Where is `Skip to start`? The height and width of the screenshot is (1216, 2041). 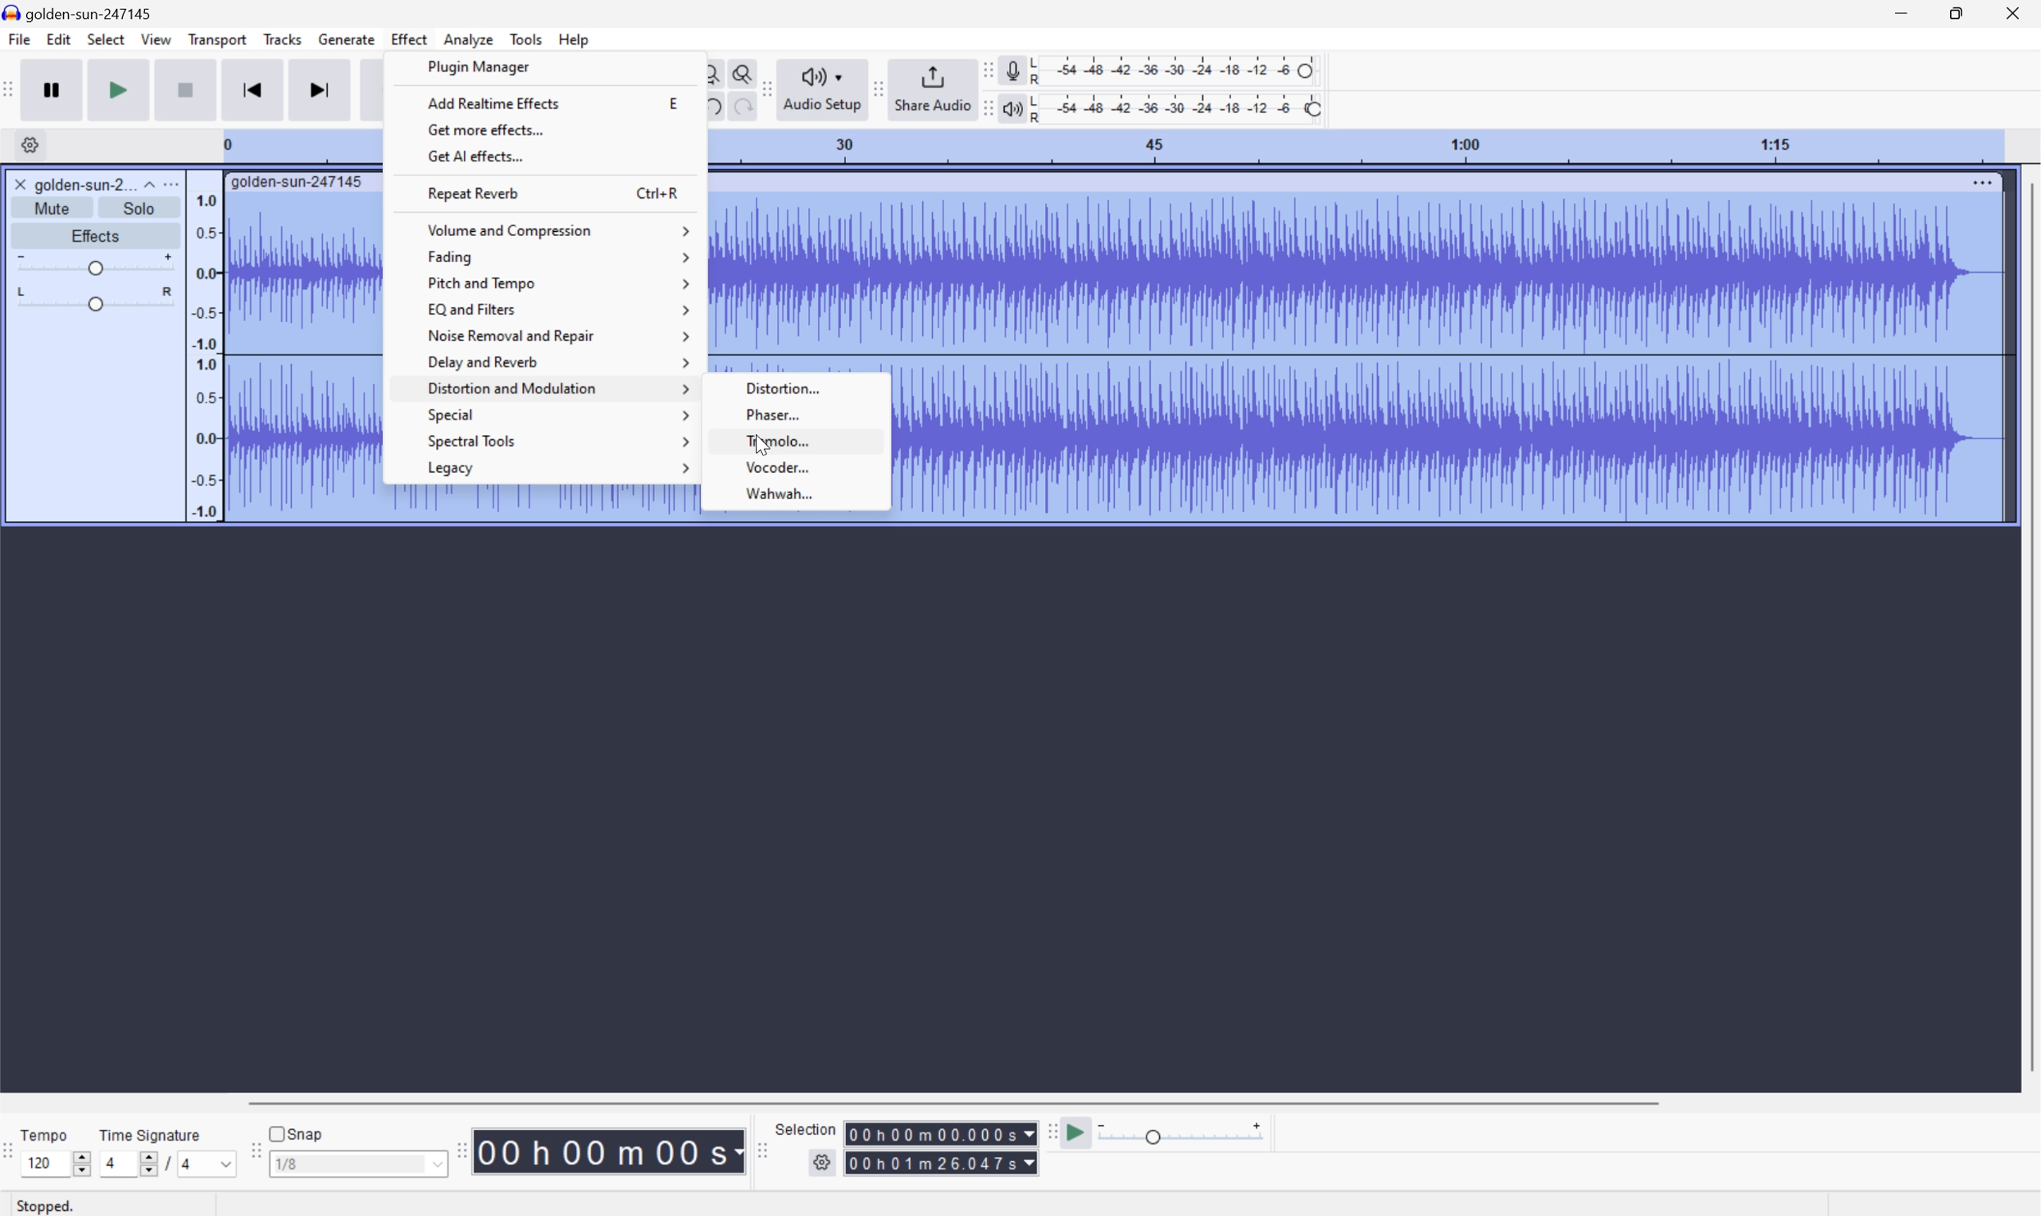 Skip to start is located at coordinates (252, 89).